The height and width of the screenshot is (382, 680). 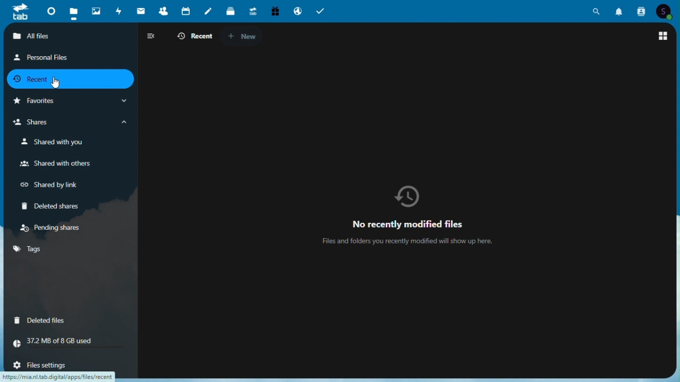 I want to click on calender, so click(x=186, y=11).